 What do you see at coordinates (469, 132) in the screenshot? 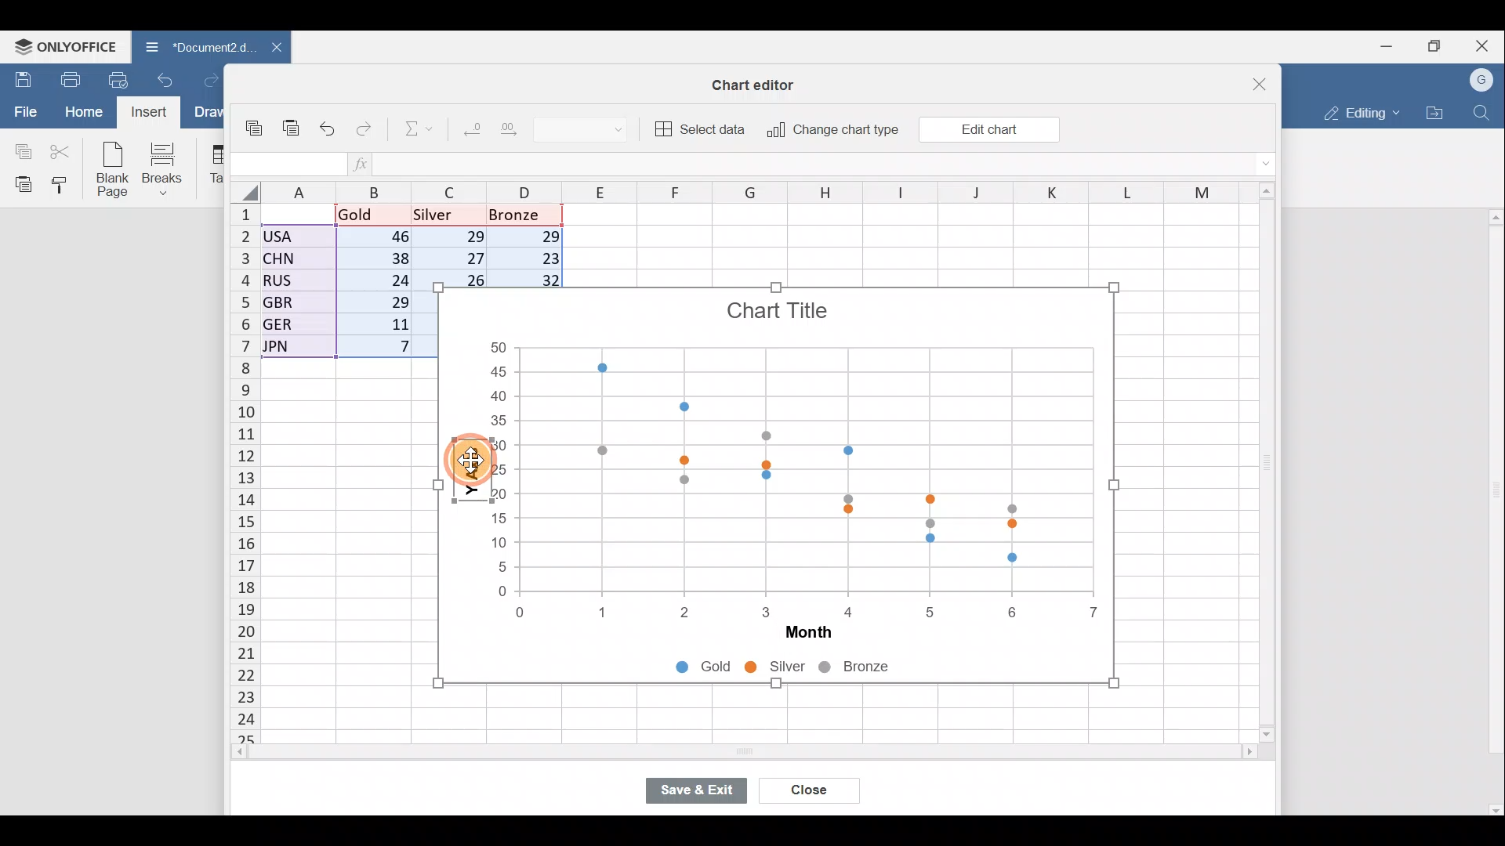
I see `Decrease decimal` at bounding box center [469, 132].